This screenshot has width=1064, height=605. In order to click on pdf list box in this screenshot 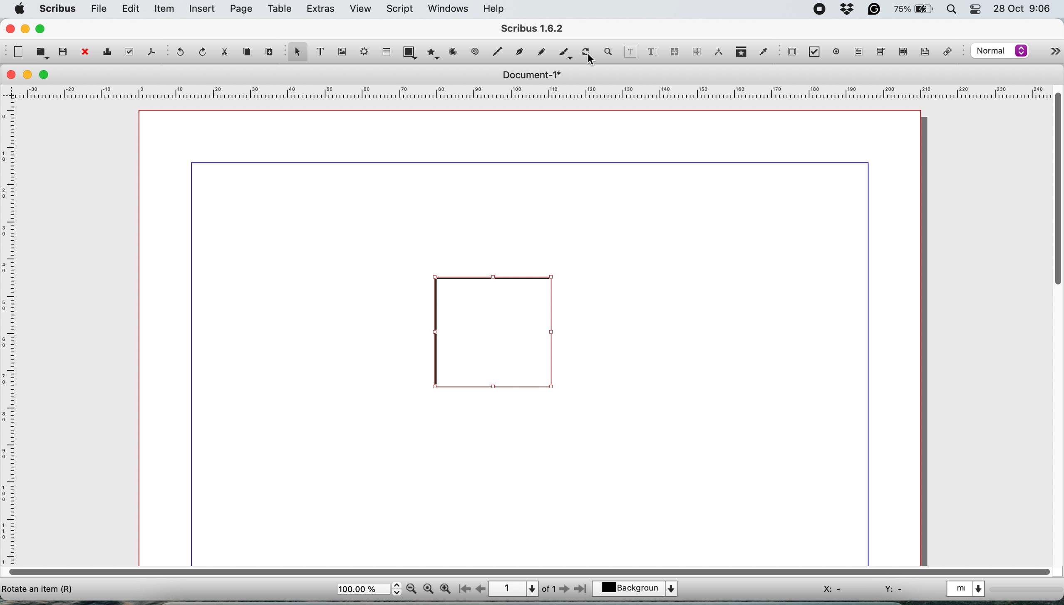, I will do `click(902, 53)`.